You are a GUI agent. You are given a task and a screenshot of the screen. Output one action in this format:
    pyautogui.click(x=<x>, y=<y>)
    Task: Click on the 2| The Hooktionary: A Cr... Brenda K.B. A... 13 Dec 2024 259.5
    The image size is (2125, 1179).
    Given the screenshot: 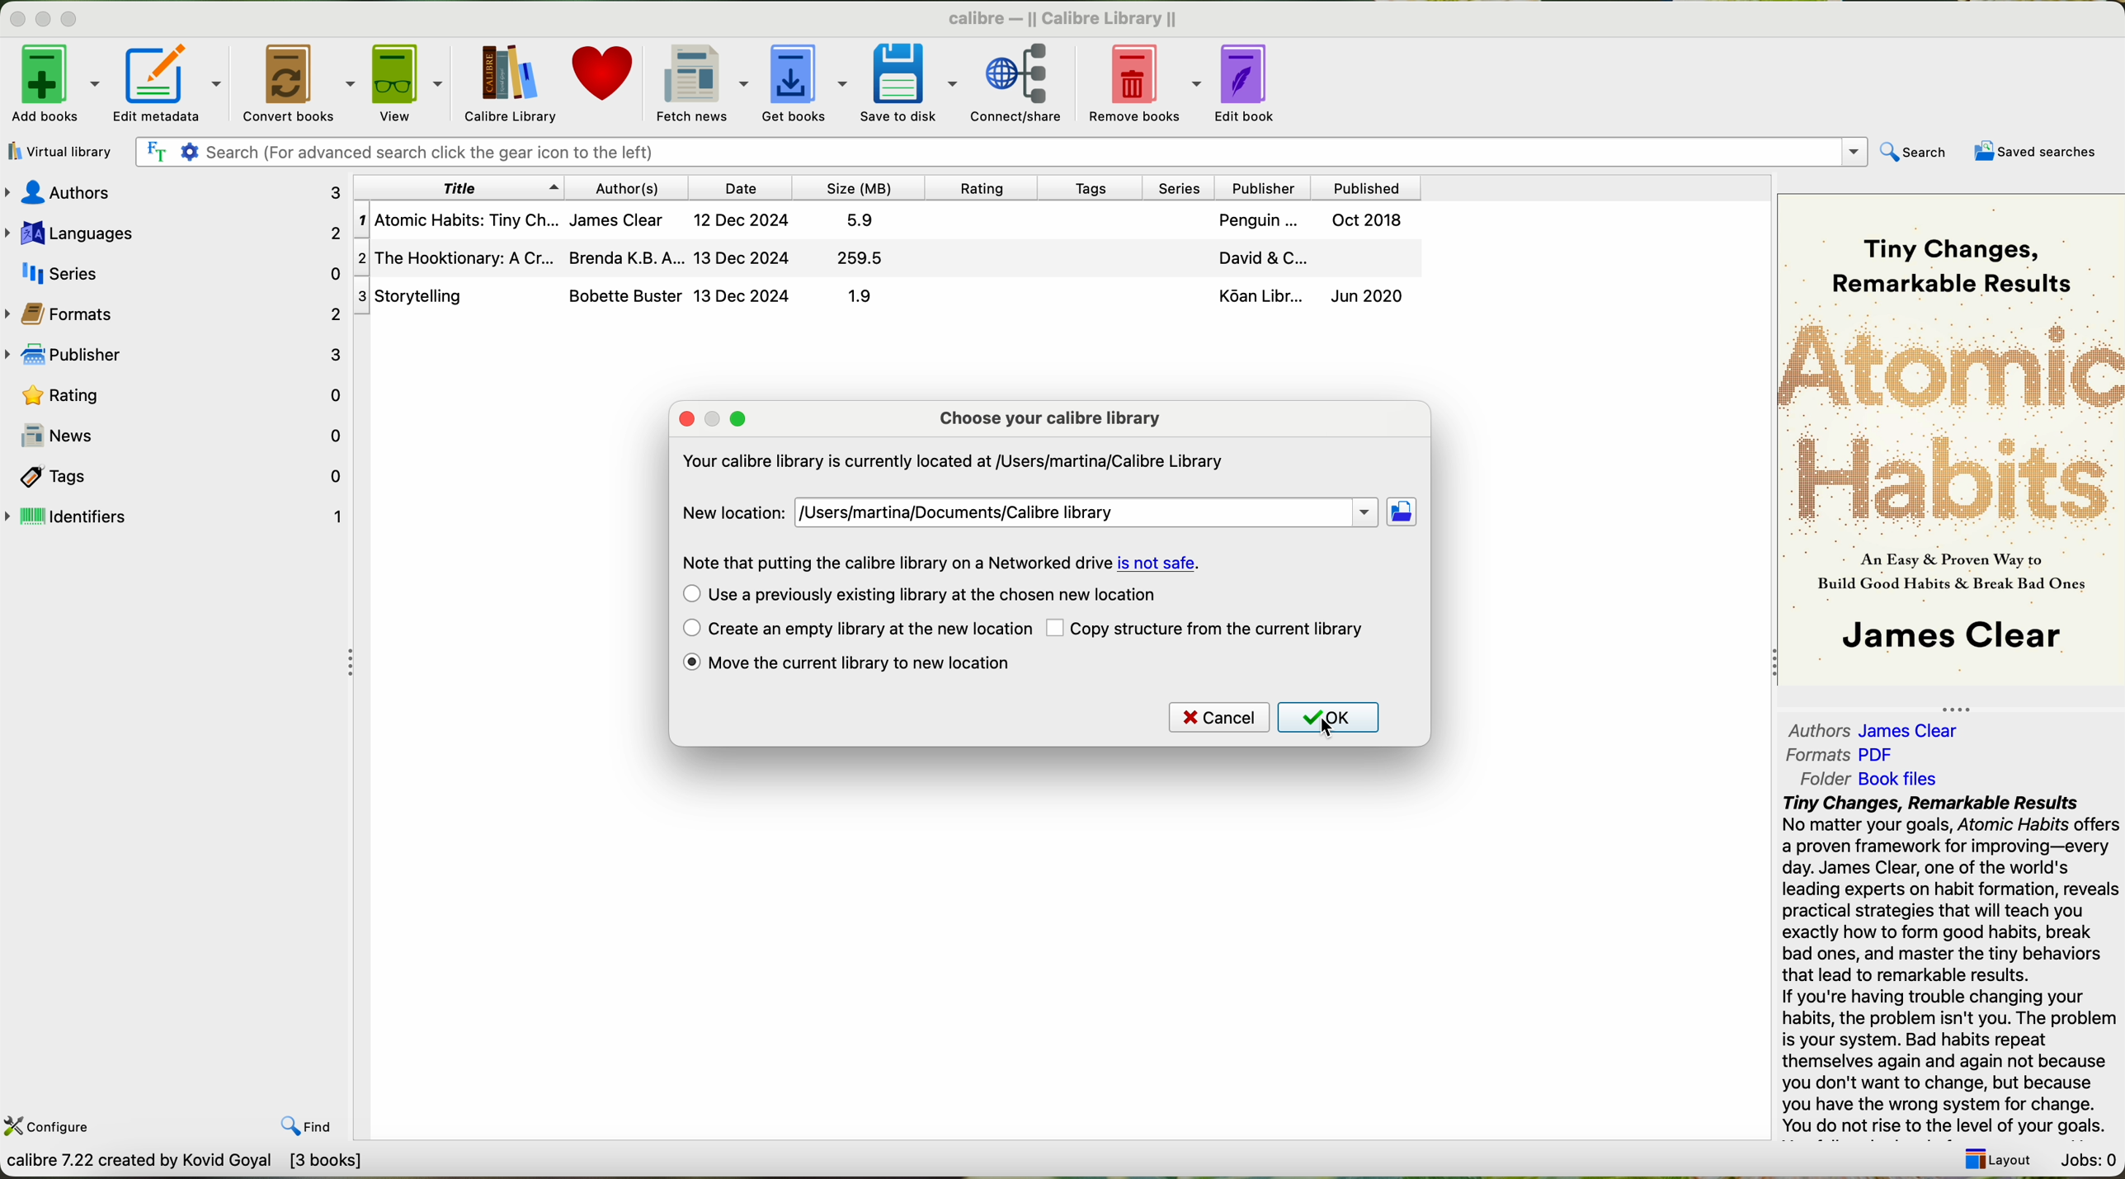 What is the action you would take?
    pyautogui.click(x=634, y=257)
    